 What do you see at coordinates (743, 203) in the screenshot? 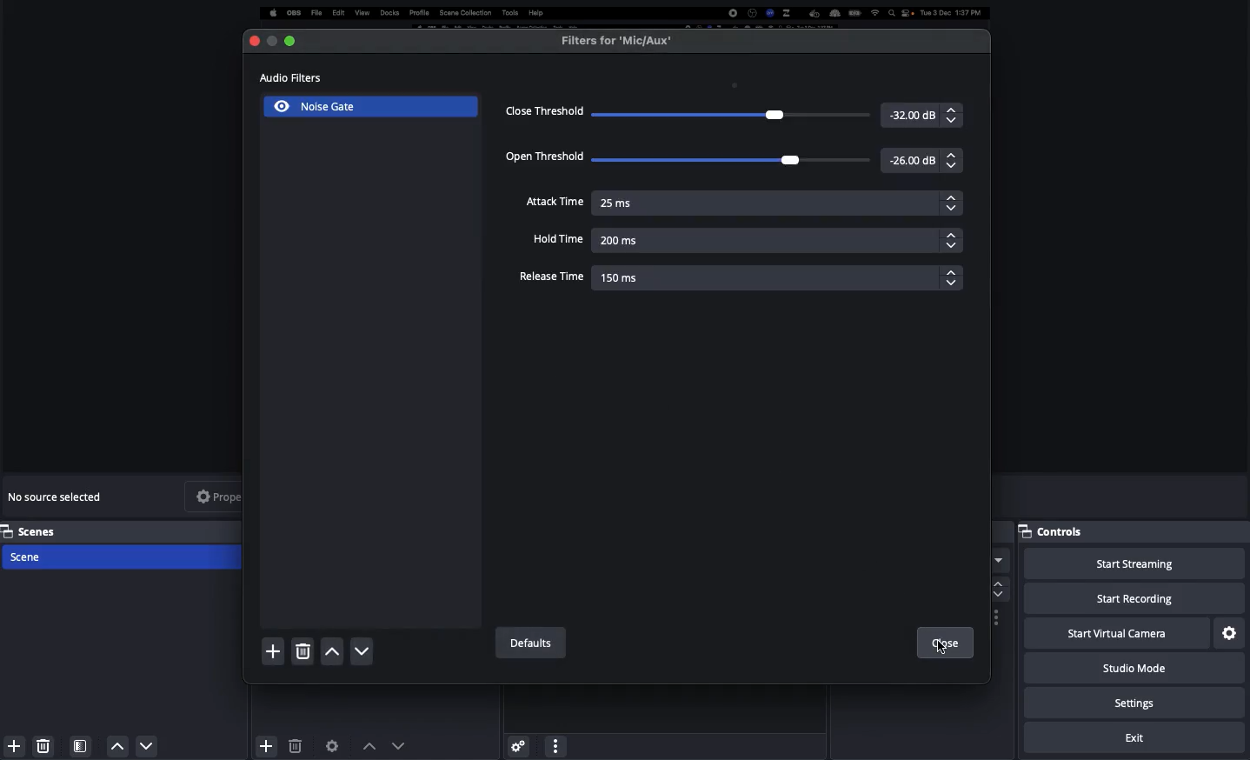
I see `Attack time` at bounding box center [743, 203].